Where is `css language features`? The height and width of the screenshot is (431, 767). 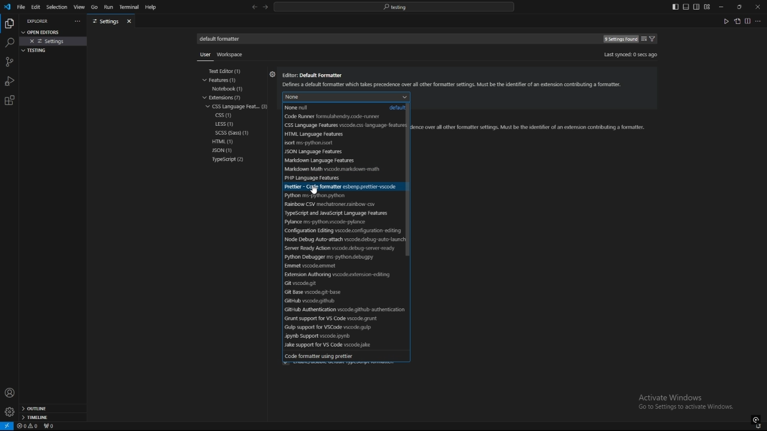
css language features is located at coordinates (343, 125).